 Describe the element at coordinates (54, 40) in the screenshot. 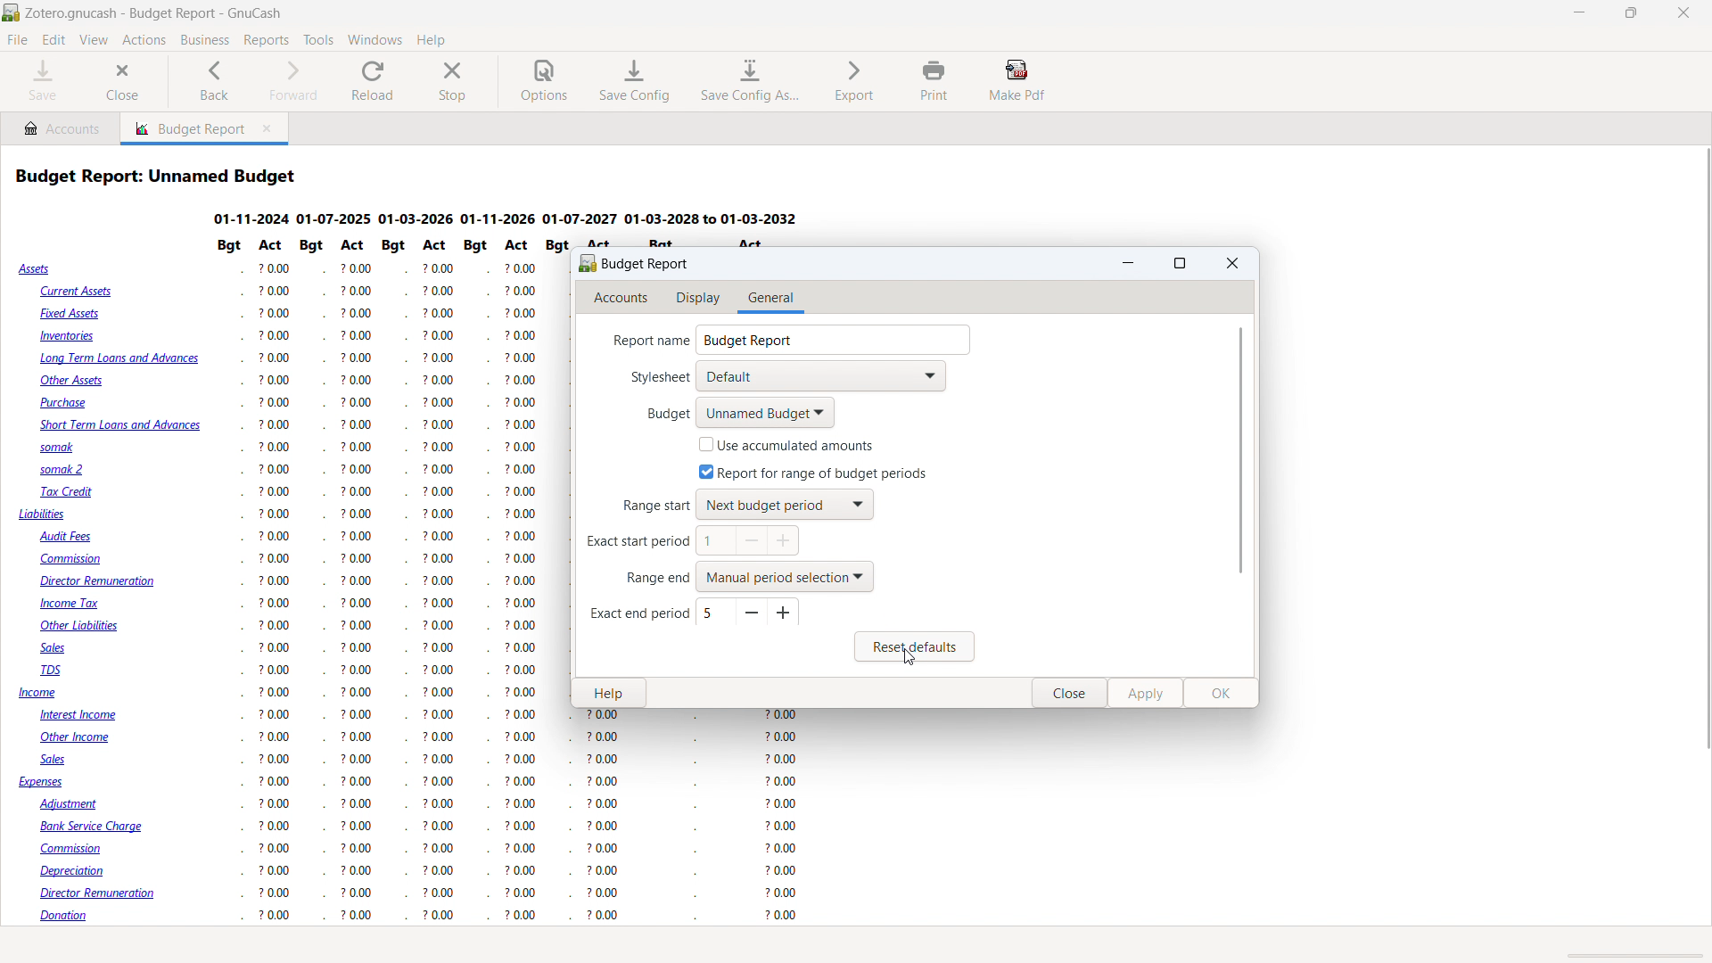

I see `edit` at that location.